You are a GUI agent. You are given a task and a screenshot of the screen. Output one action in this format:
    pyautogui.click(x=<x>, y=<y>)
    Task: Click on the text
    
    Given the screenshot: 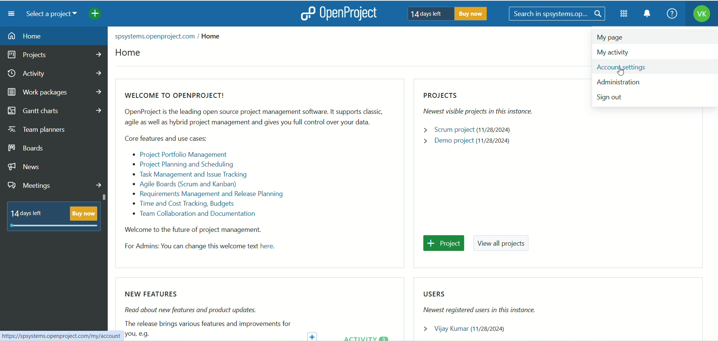 What is the action you would take?
    pyautogui.click(x=52, y=217)
    